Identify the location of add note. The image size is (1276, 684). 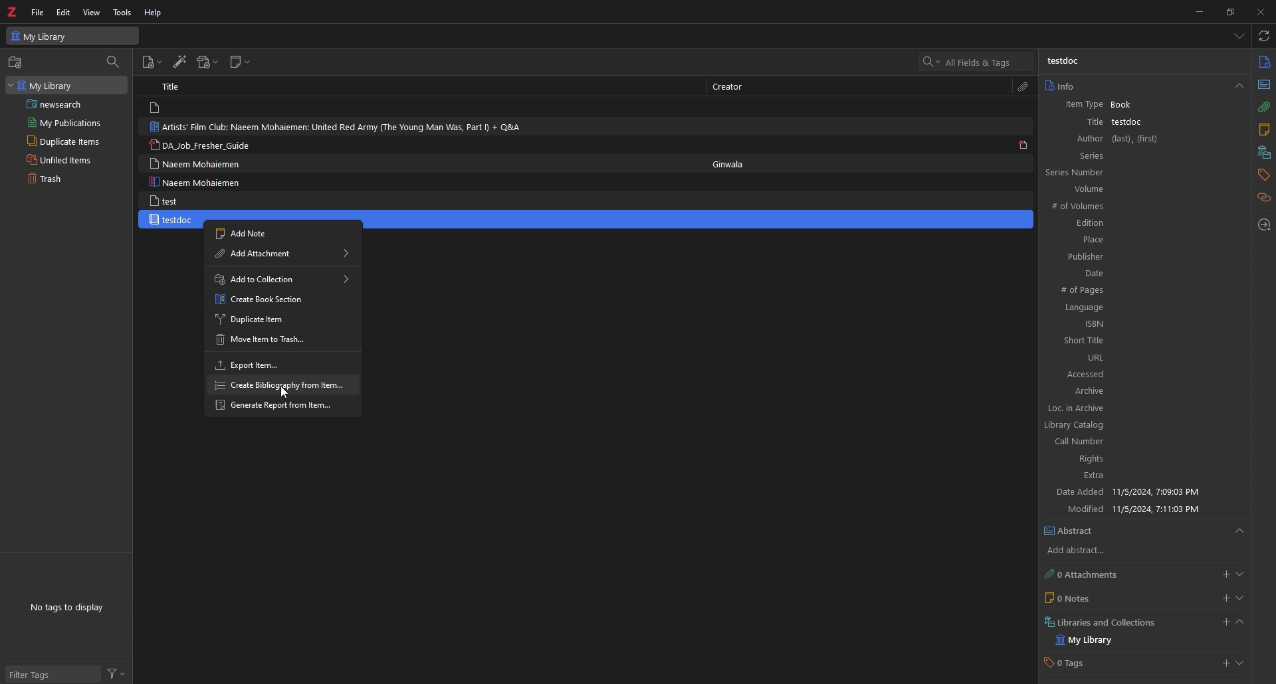
(280, 232).